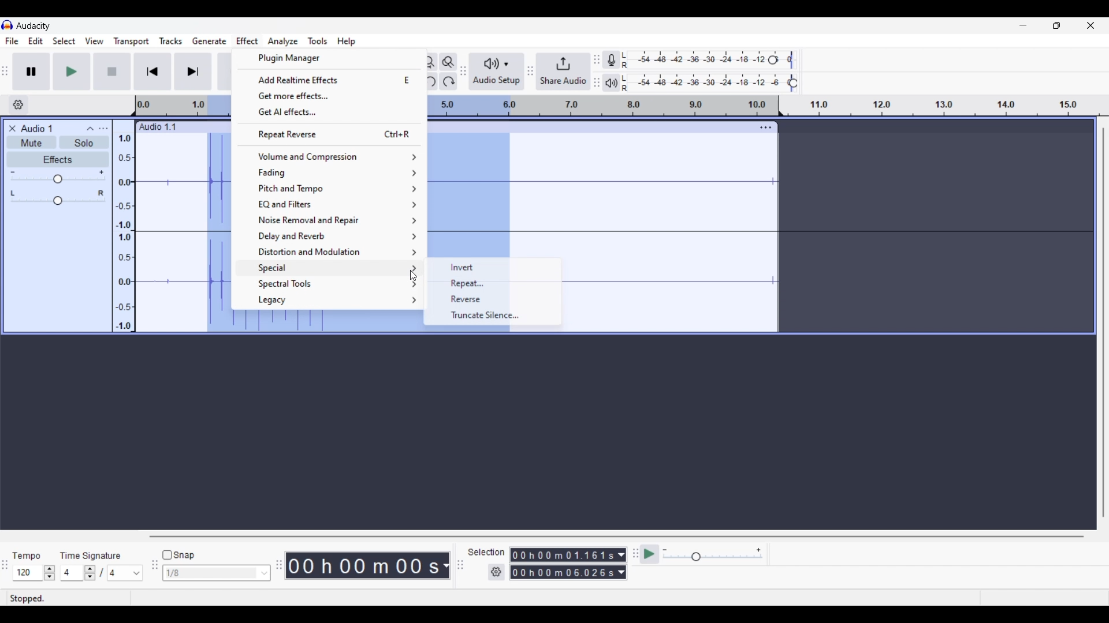 This screenshot has height=623, width=1109. Describe the element at coordinates (12, 41) in the screenshot. I see `File menu` at that location.